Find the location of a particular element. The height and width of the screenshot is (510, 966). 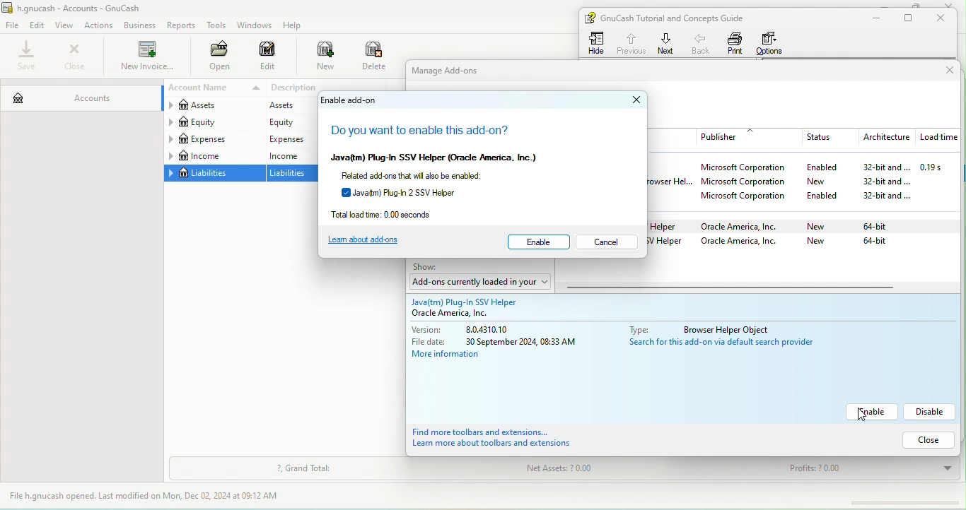

h. gnucash-accounts-gnu cash is located at coordinates (88, 7).